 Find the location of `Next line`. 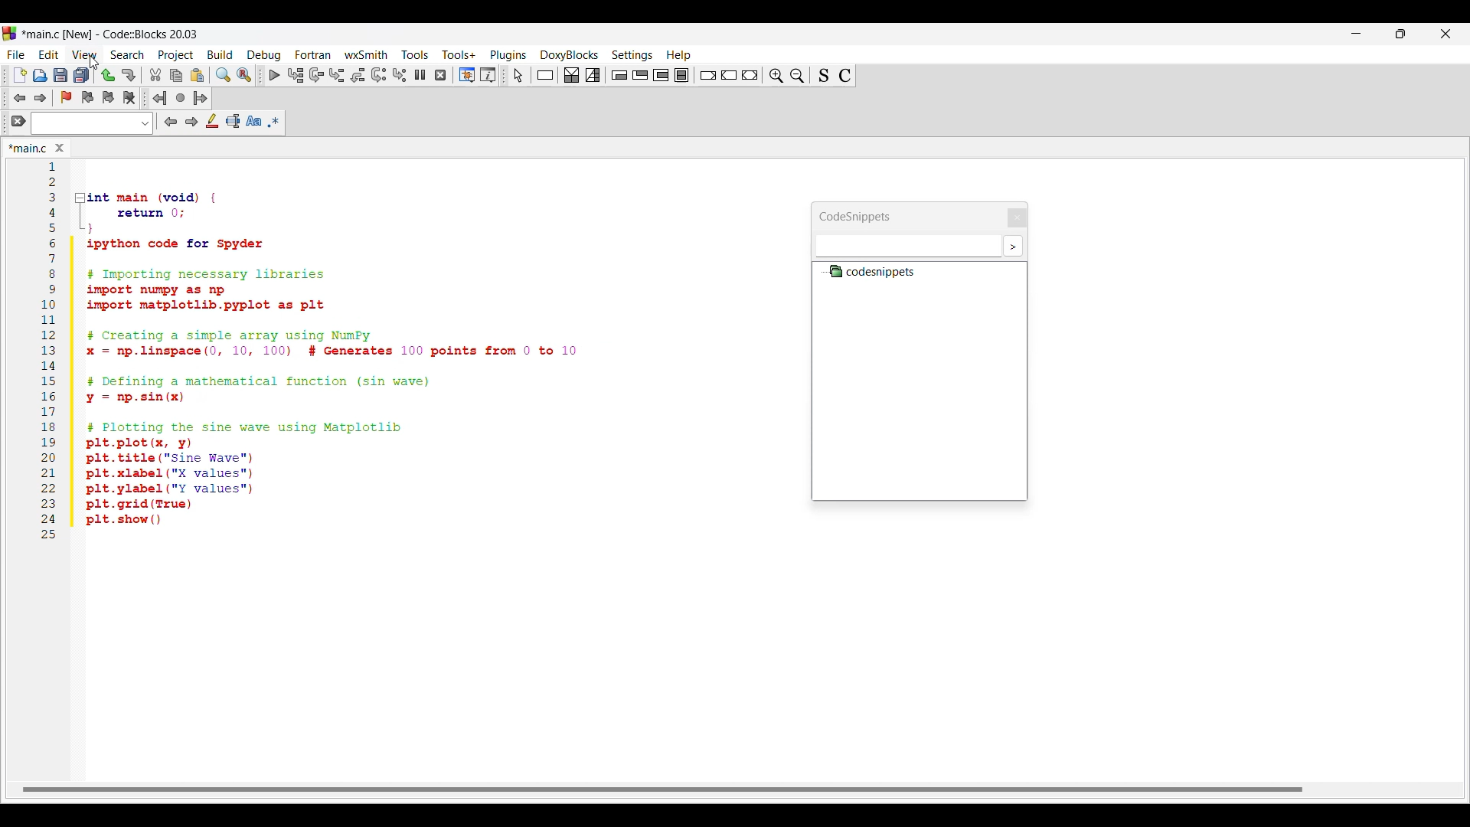

Next line is located at coordinates (317, 75).